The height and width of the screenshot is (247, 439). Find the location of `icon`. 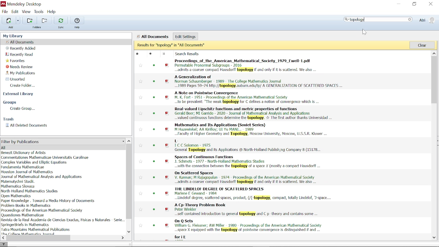

icon is located at coordinates (3, 4).